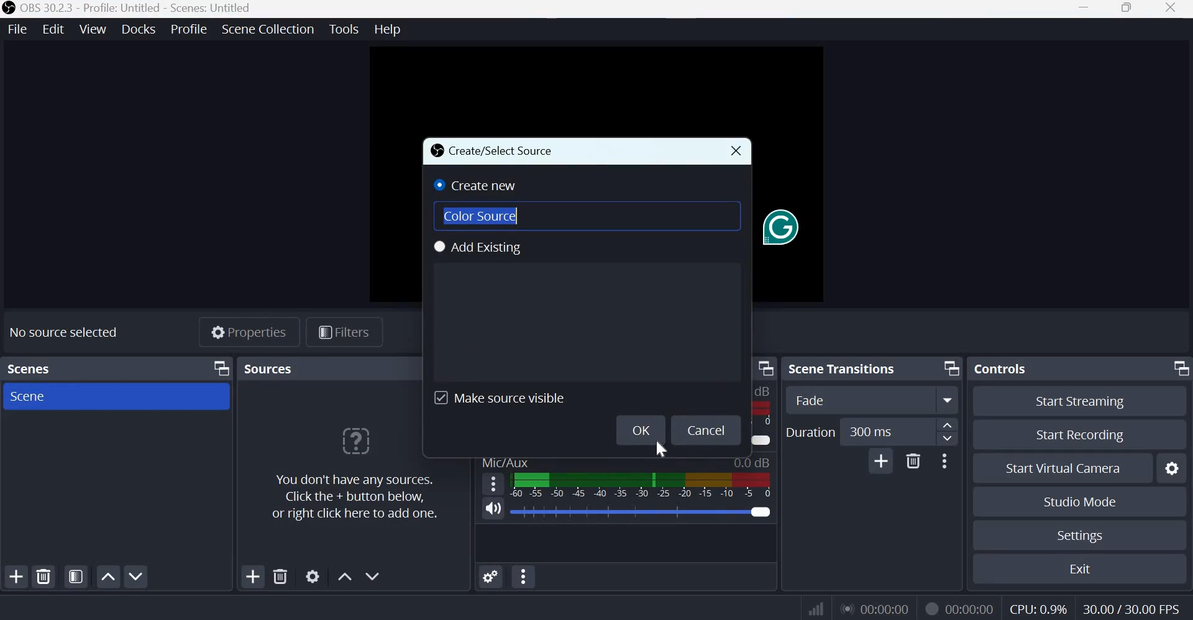 This screenshot has width=1193, height=620. Describe the element at coordinates (32, 367) in the screenshot. I see `scenes` at that location.